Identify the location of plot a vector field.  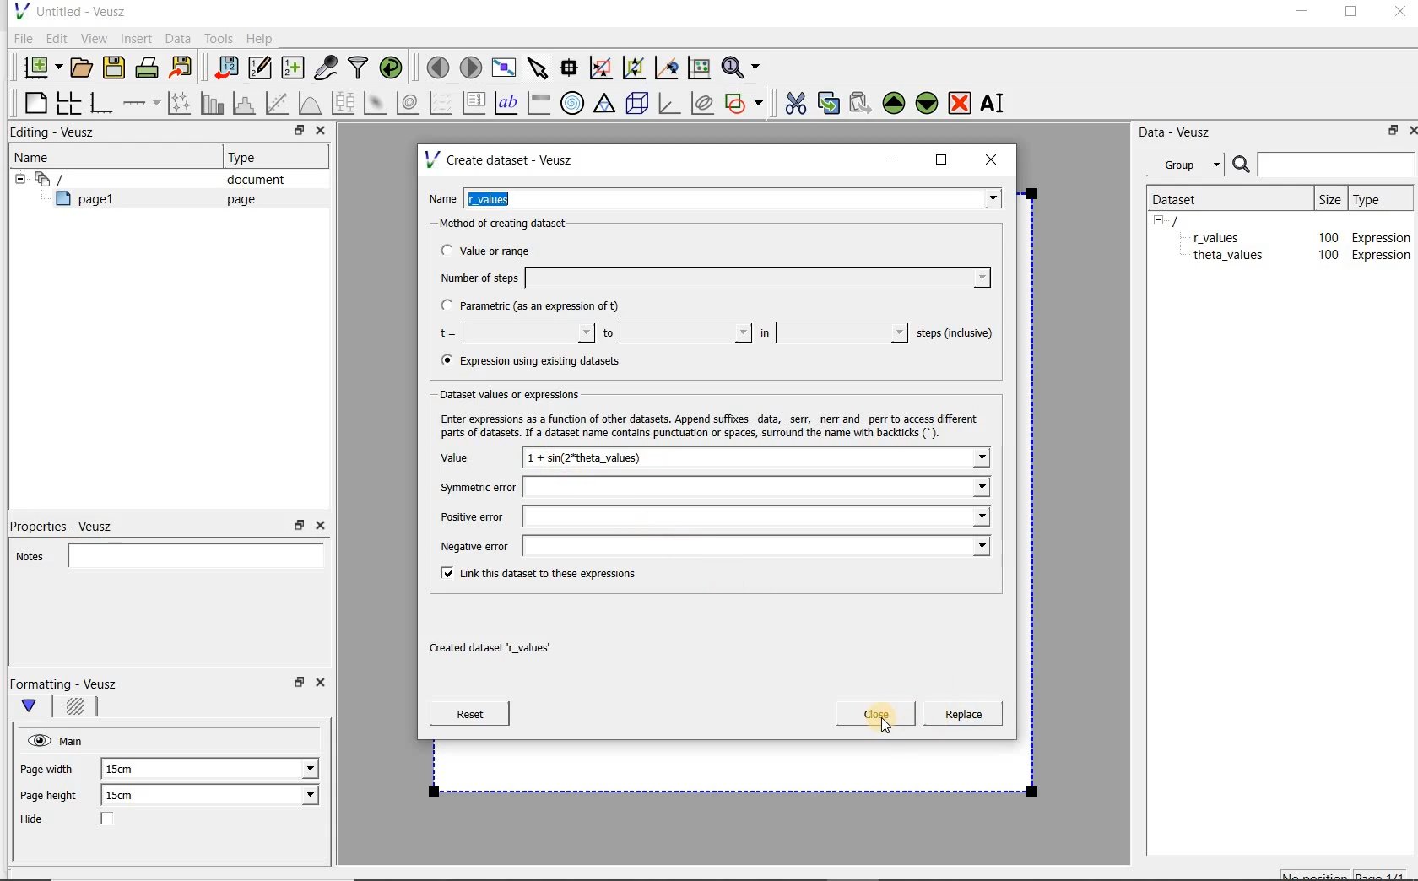
(441, 101).